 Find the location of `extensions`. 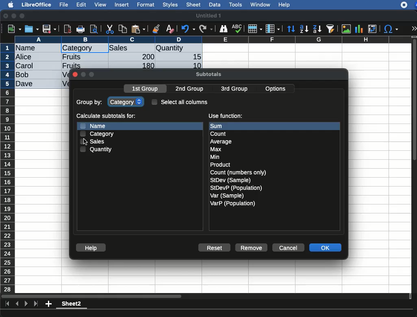

extensions is located at coordinates (408, 5).